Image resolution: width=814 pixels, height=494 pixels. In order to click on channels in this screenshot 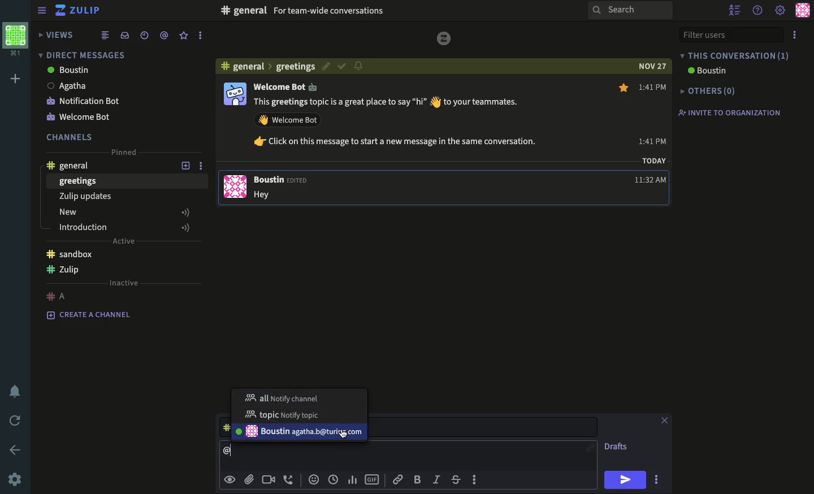, I will do `click(71, 136)`.